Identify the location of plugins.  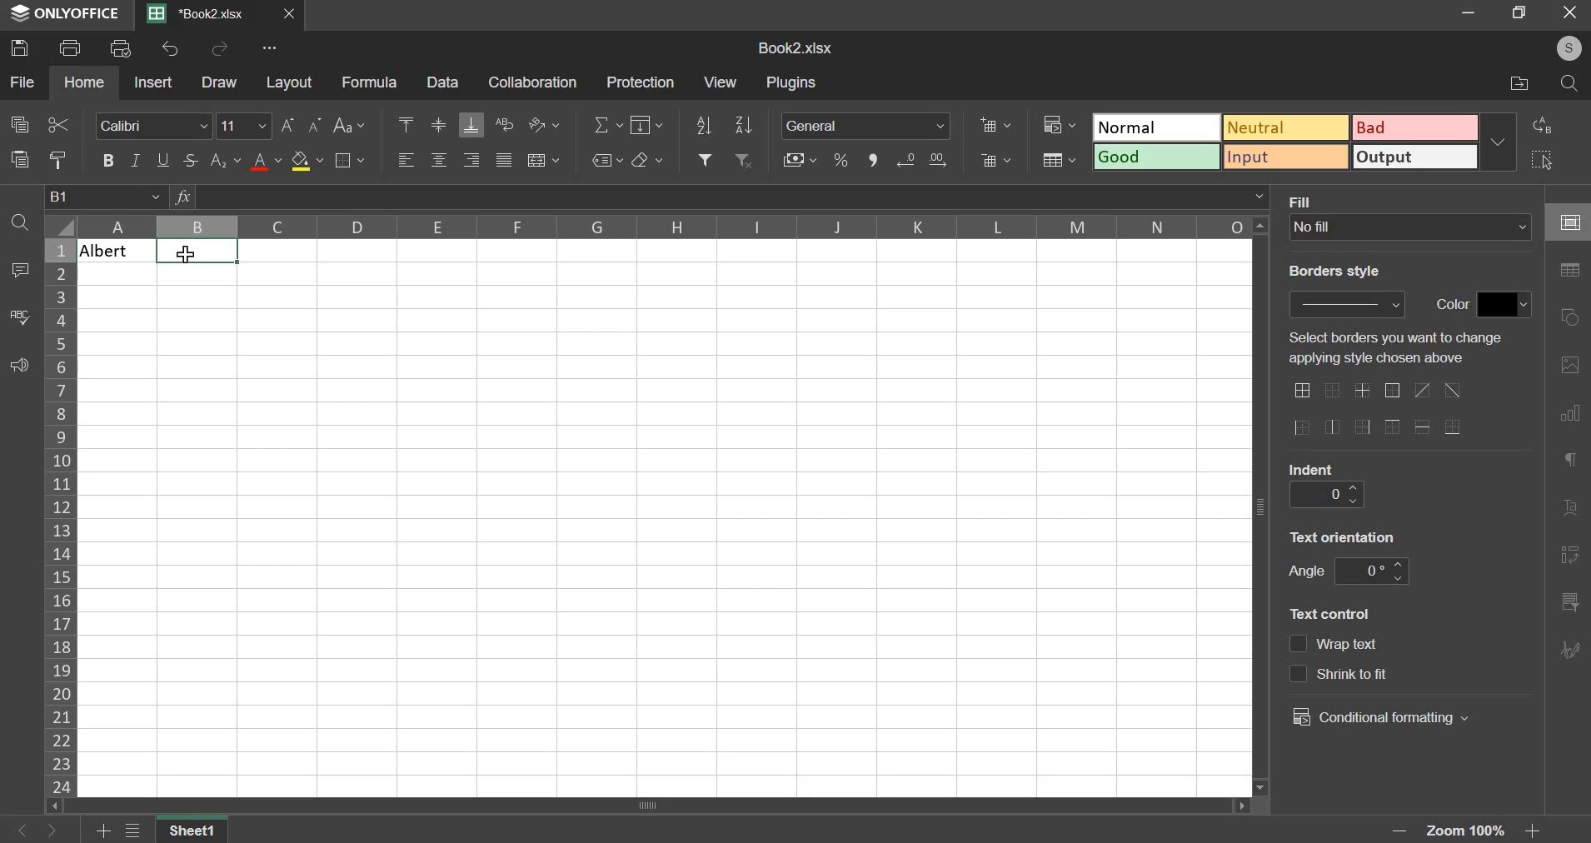
(793, 83).